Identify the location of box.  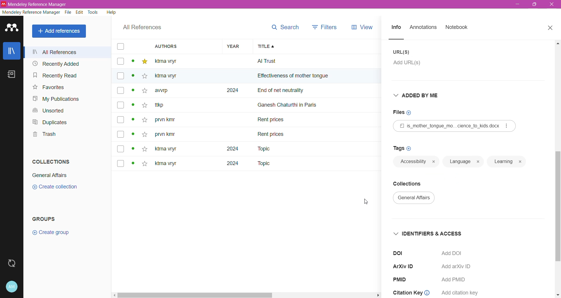
(121, 163).